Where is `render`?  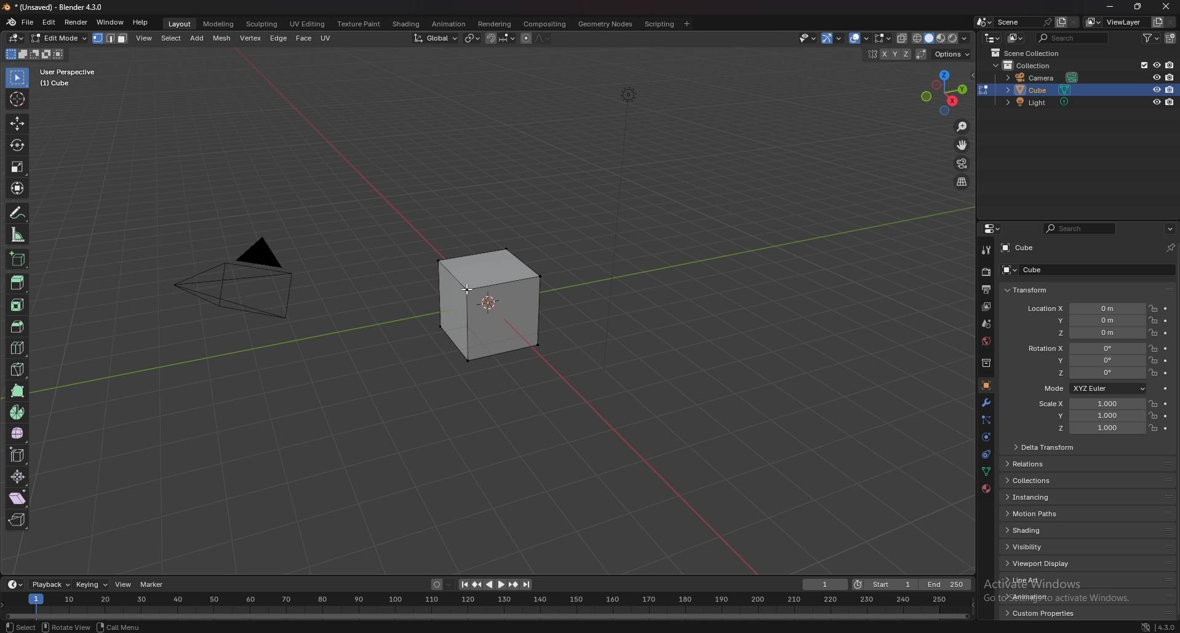
render is located at coordinates (77, 23).